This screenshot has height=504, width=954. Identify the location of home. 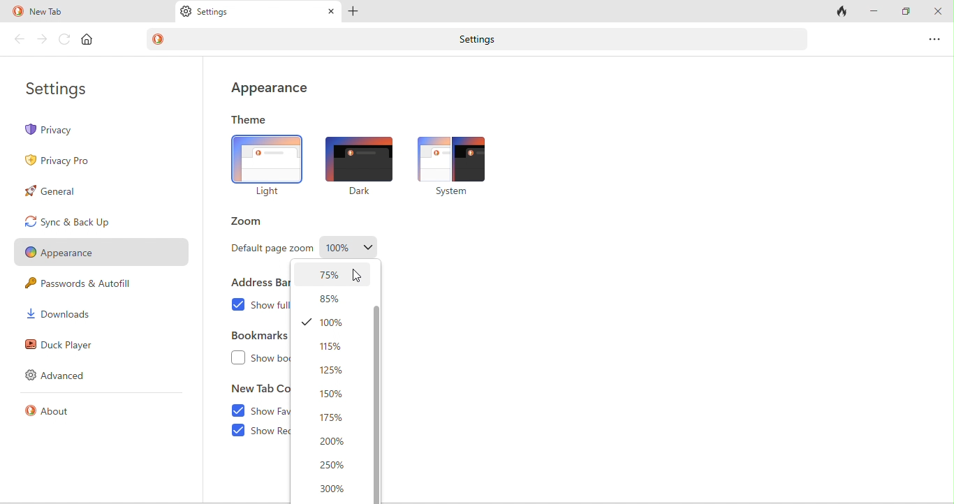
(88, 40).